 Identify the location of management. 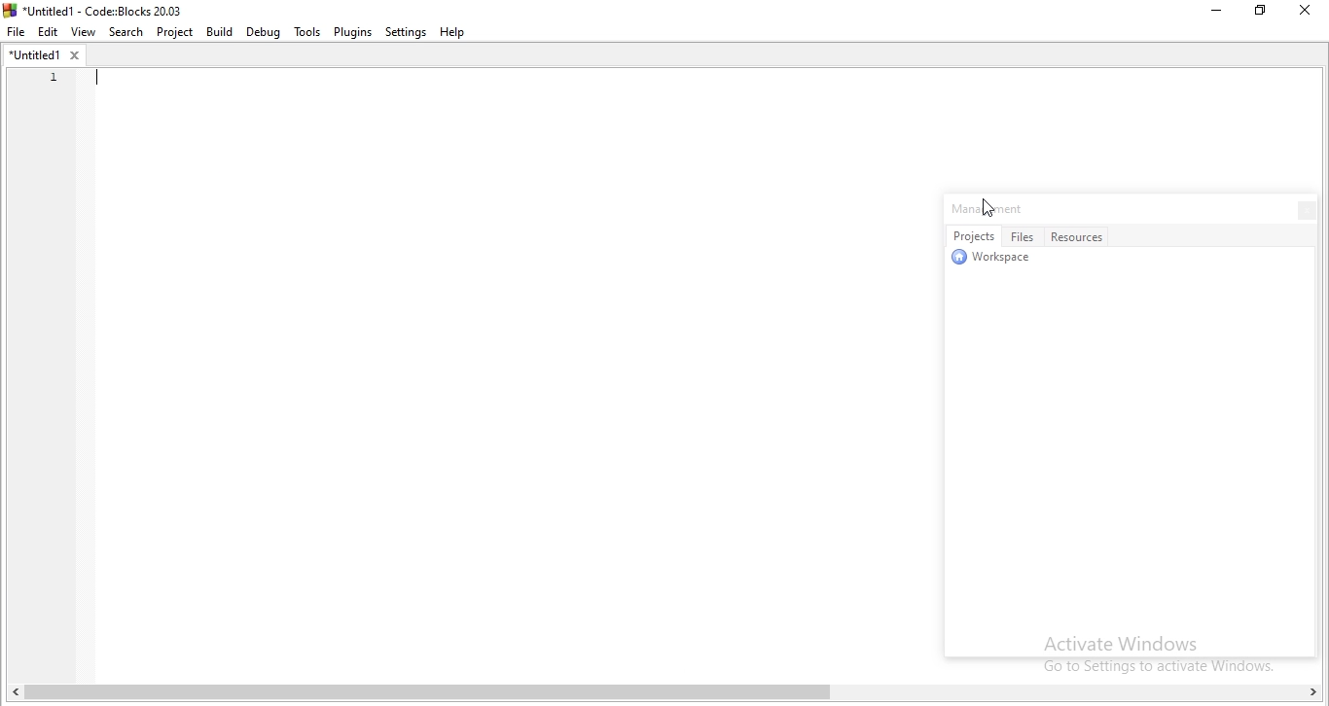
(998, 209).